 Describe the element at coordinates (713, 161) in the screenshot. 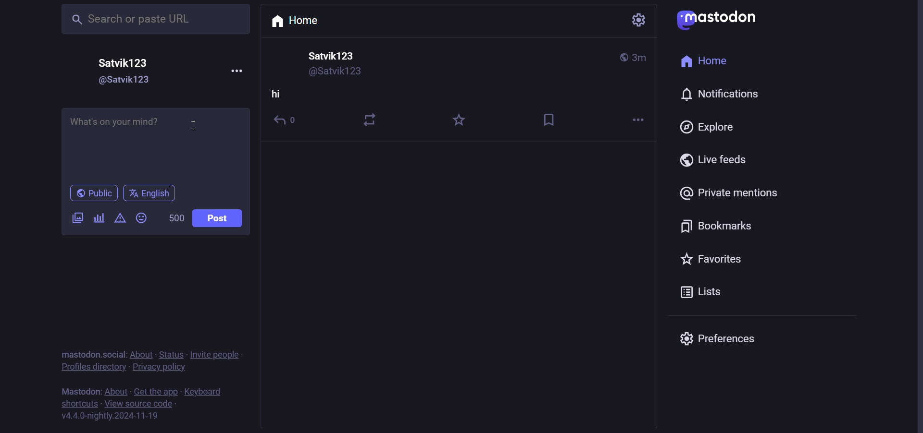

I see `live feed` at that location.